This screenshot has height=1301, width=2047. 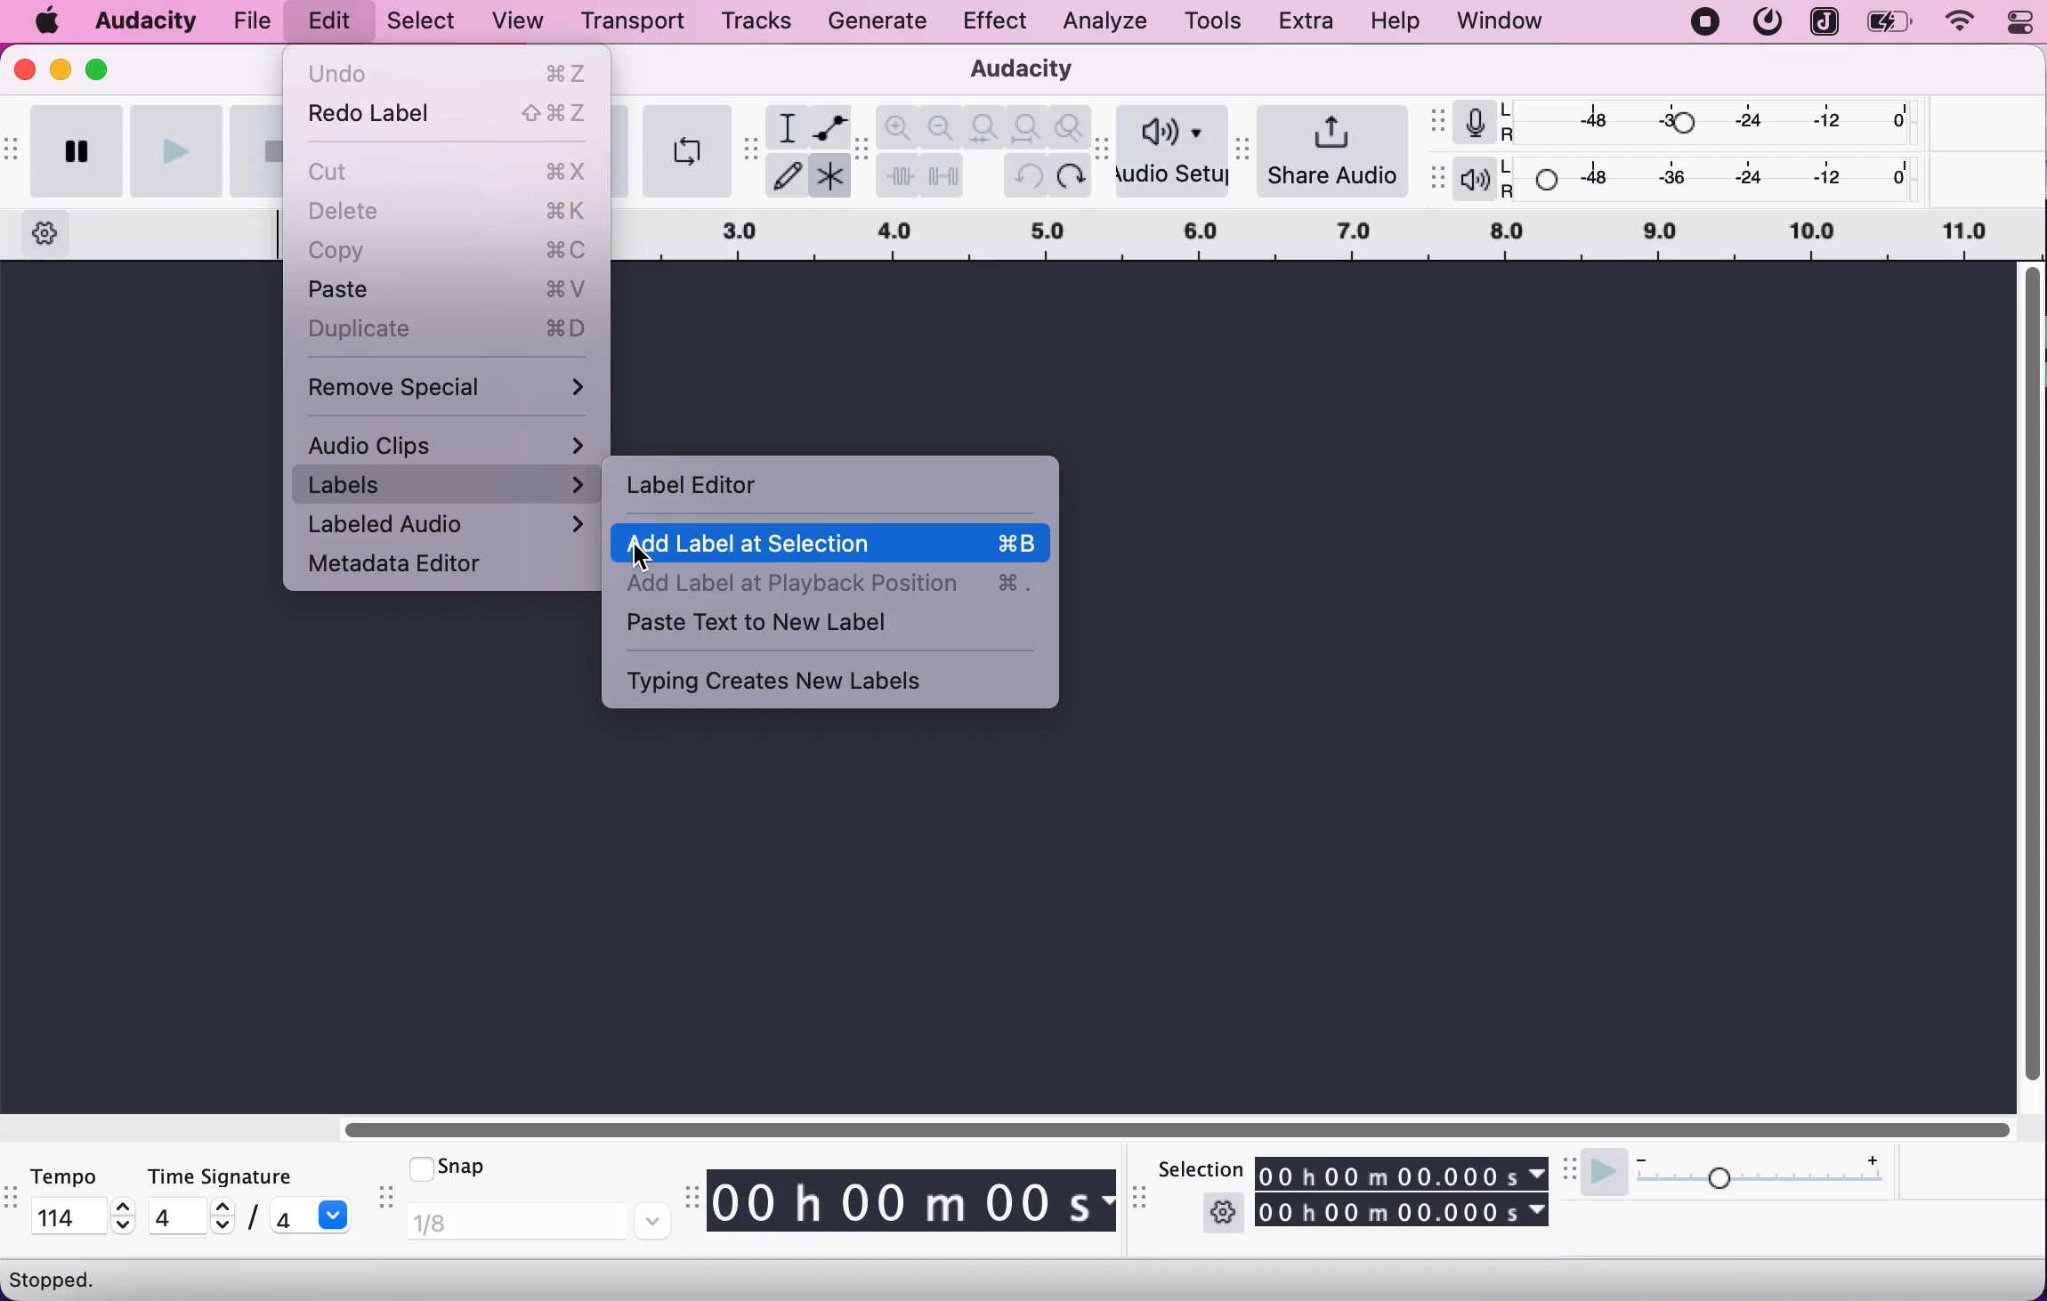 I want to click on audacity selection toolbar, so click(x=1143, y=1205).